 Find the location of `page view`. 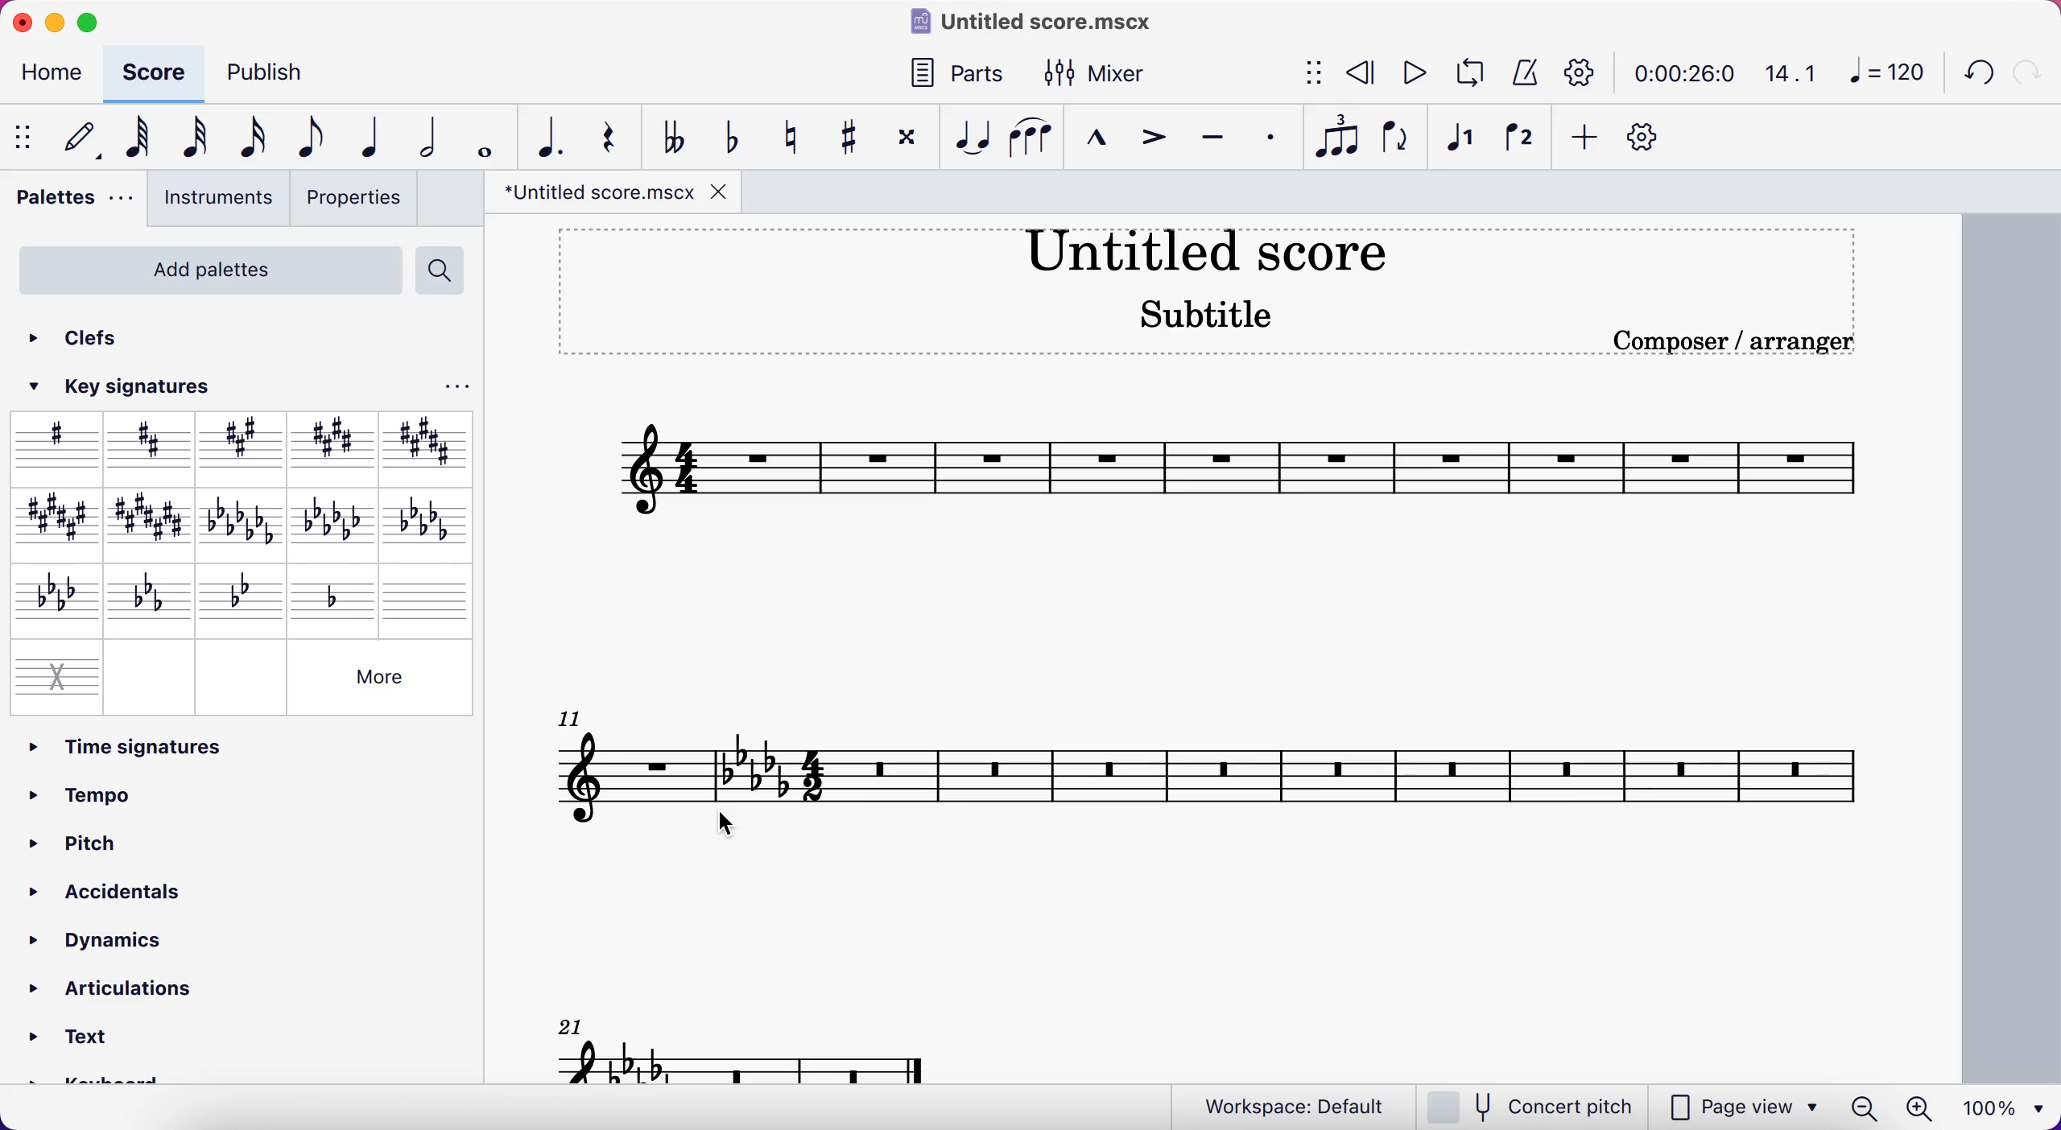

page view is located at coordinates (1741, 1106).